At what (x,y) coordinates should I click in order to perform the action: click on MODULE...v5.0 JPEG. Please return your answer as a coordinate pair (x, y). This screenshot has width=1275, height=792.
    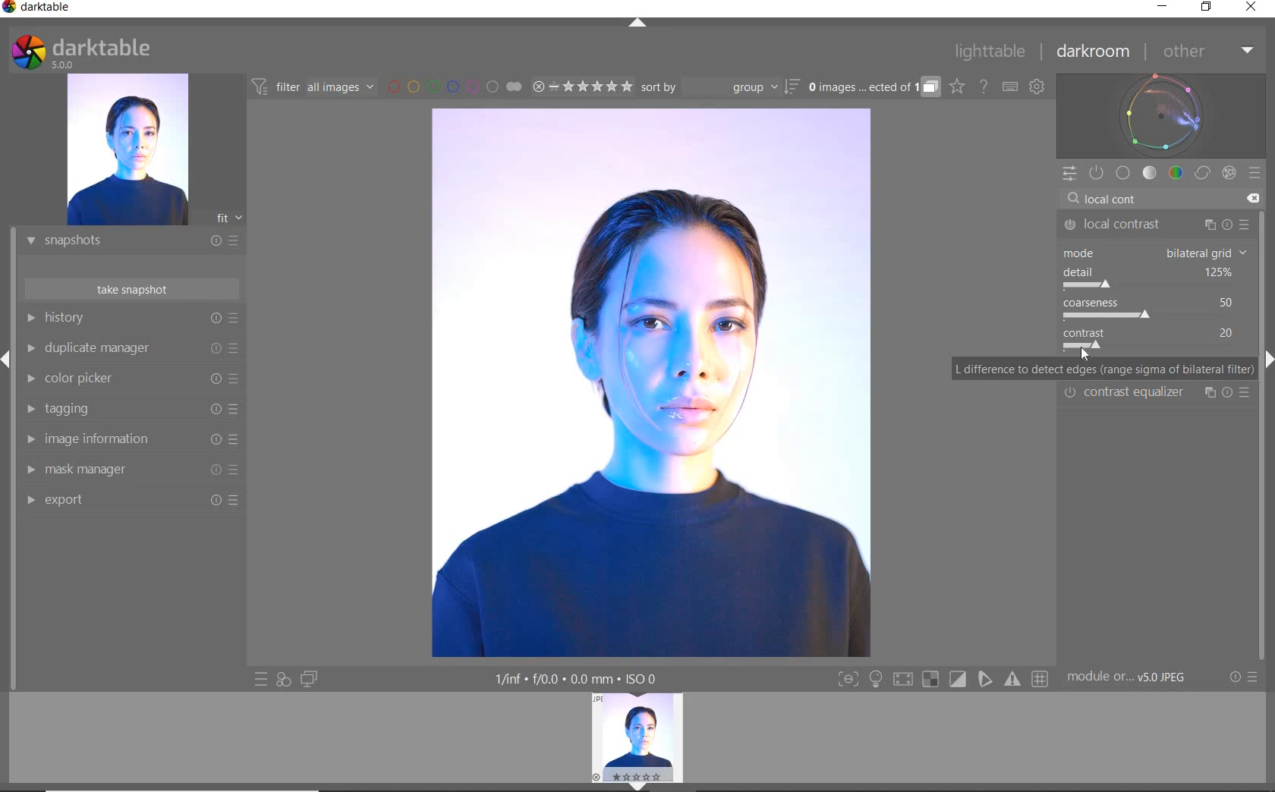
    Looking at the image, I should click on (1138, 677).